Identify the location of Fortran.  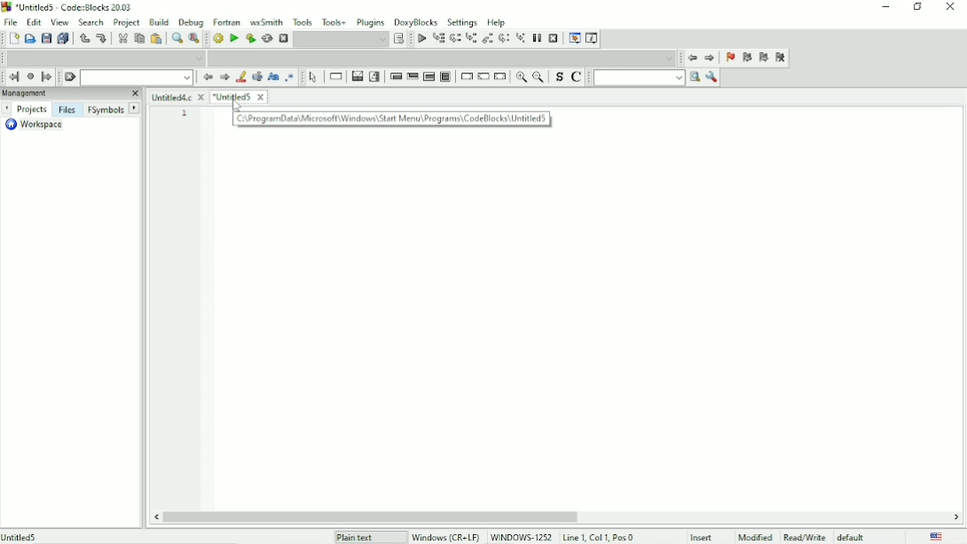
(227, 23).